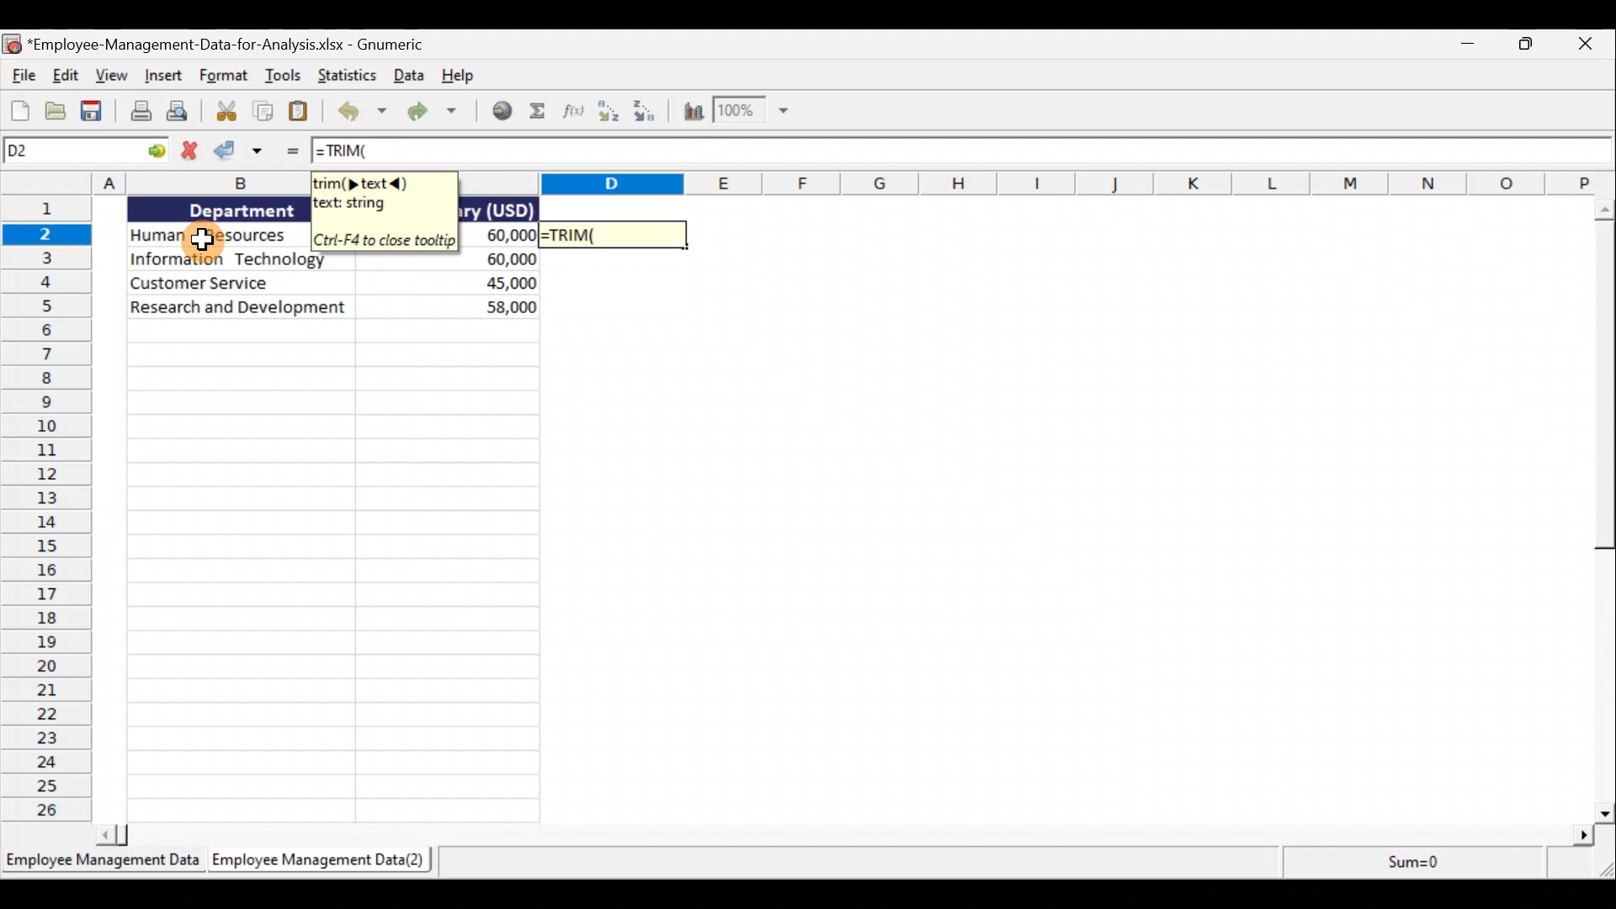 The width and height of the screenshot is (1616, 909). What do you see at coordinates (1528, 47) in the screenshot?
I see `Maximise` at bounding box center [1528, 47].